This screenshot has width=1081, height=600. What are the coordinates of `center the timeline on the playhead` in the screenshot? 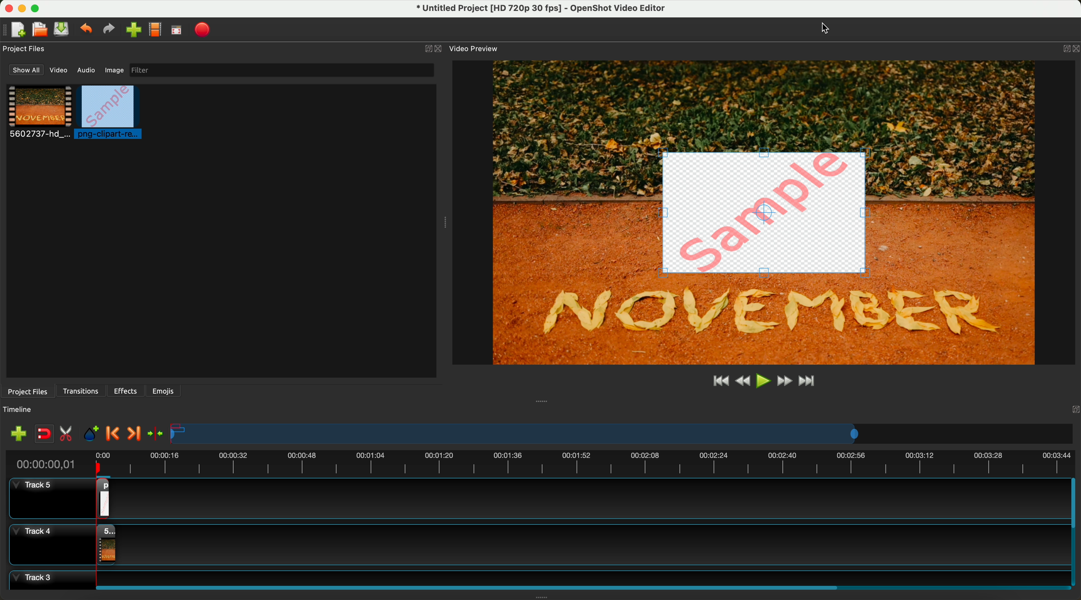 It's located at (155, 433).